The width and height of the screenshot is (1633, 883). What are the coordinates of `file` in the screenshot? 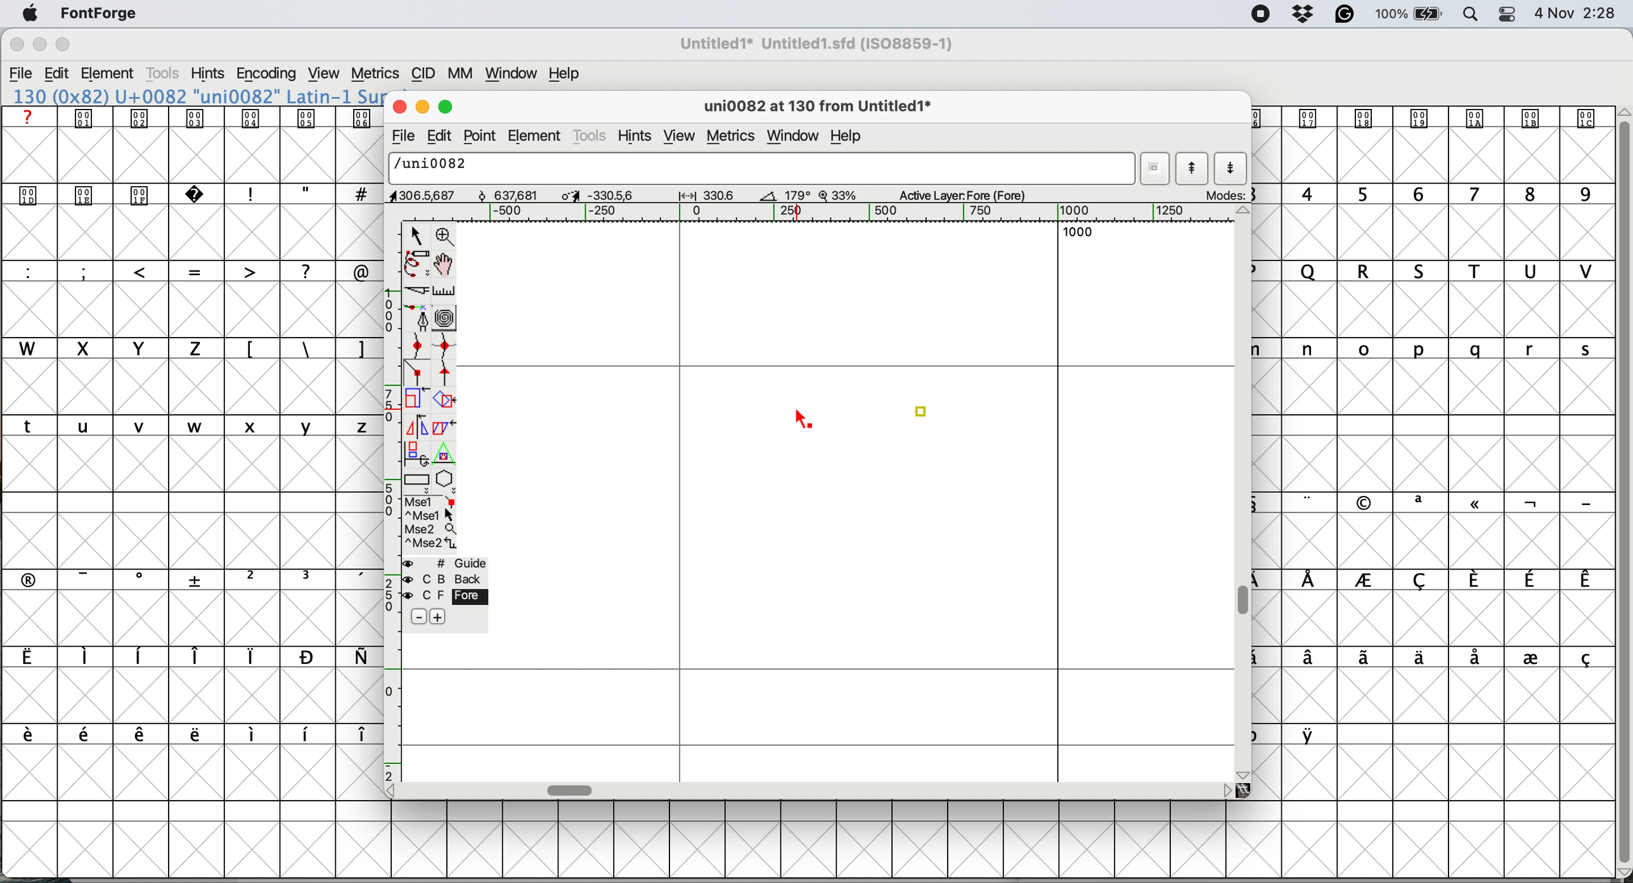 It's located at (22, 73).